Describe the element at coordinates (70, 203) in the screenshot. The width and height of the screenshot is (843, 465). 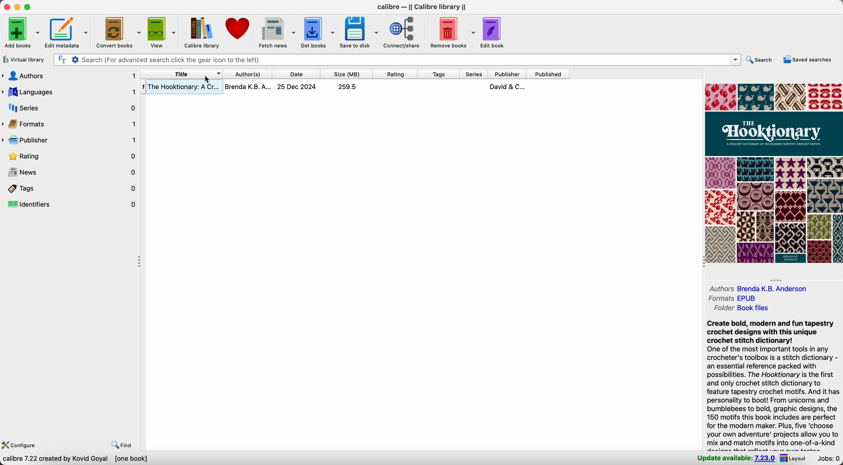
I see `identifiers` at that location.